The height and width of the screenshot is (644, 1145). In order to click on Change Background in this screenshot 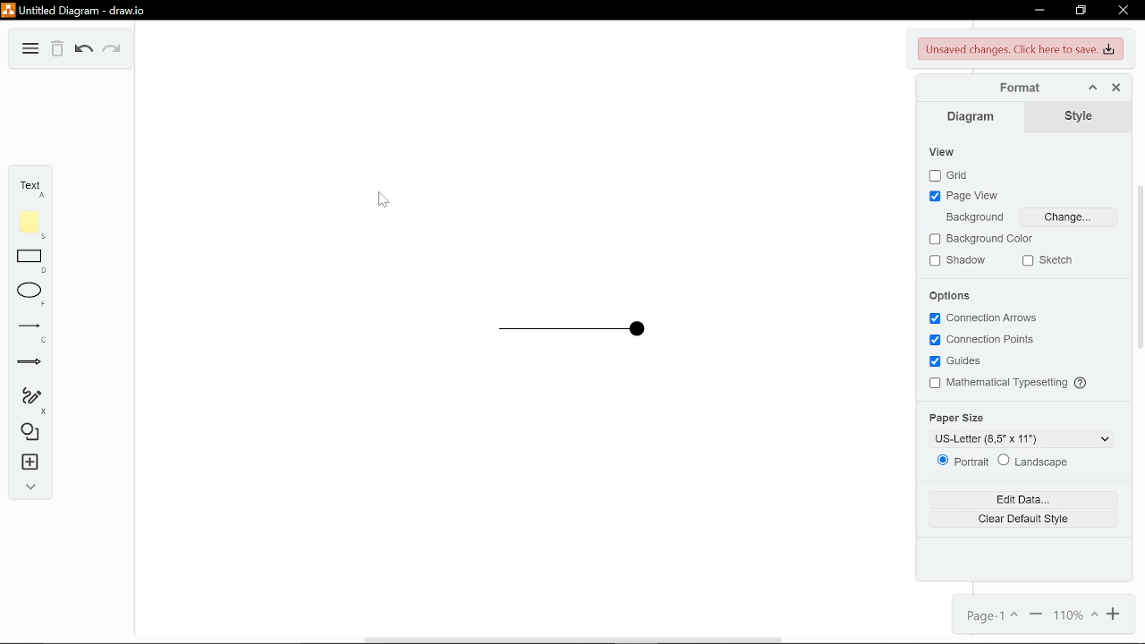, I will do `click(1068, 216)`.